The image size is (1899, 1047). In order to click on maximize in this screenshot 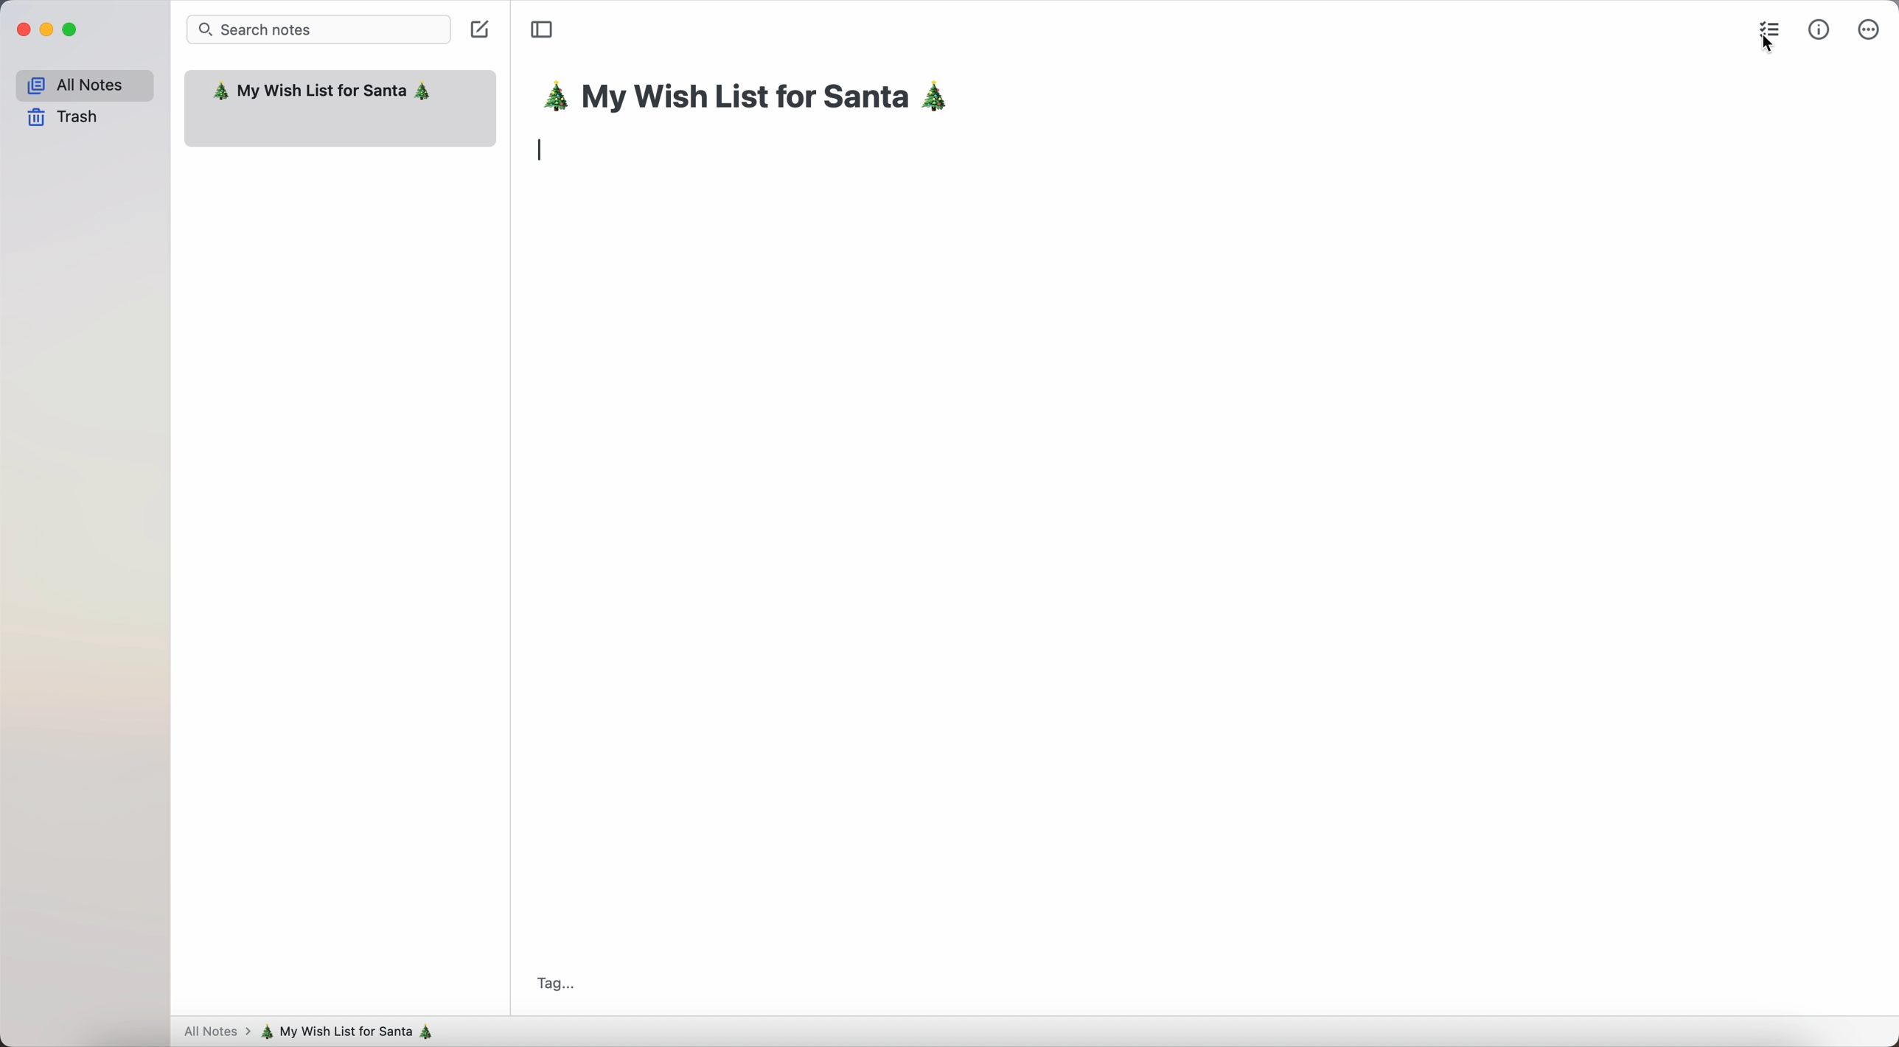, I will do `click(72, 30)`.